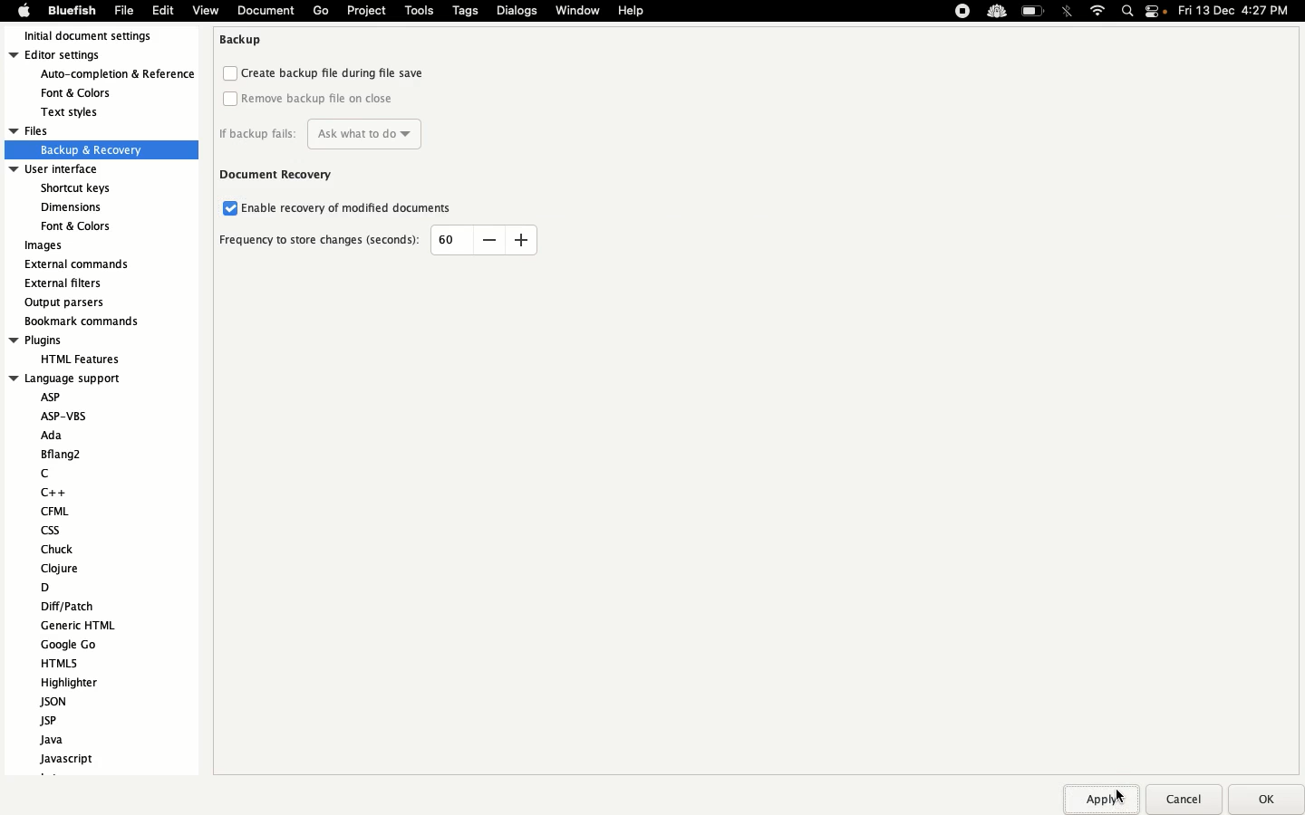 The height and width of the screenshot is (815, 1305). I want to click on 60, so click(446, 237).